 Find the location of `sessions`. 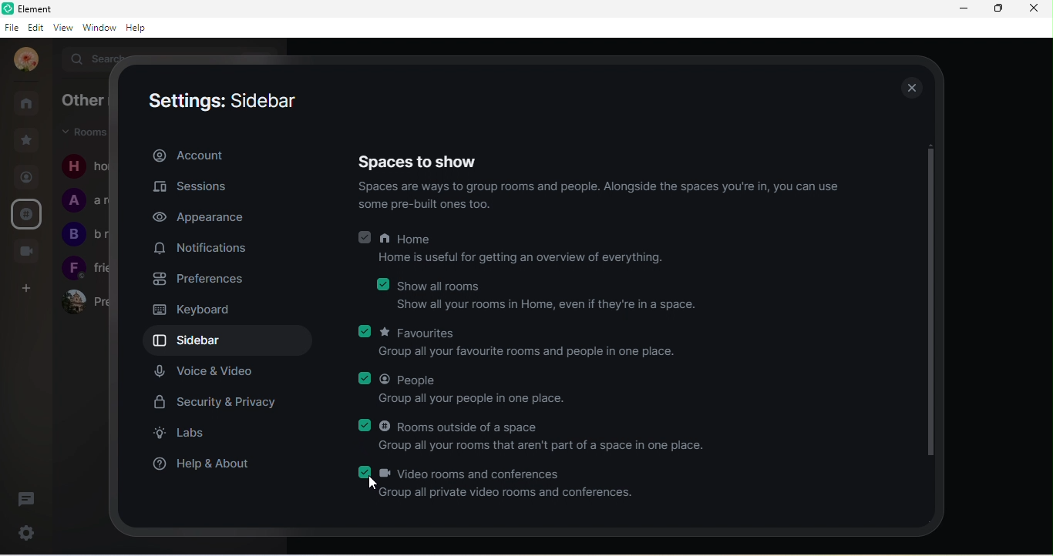

sessions is located at coordinates (198, 188).